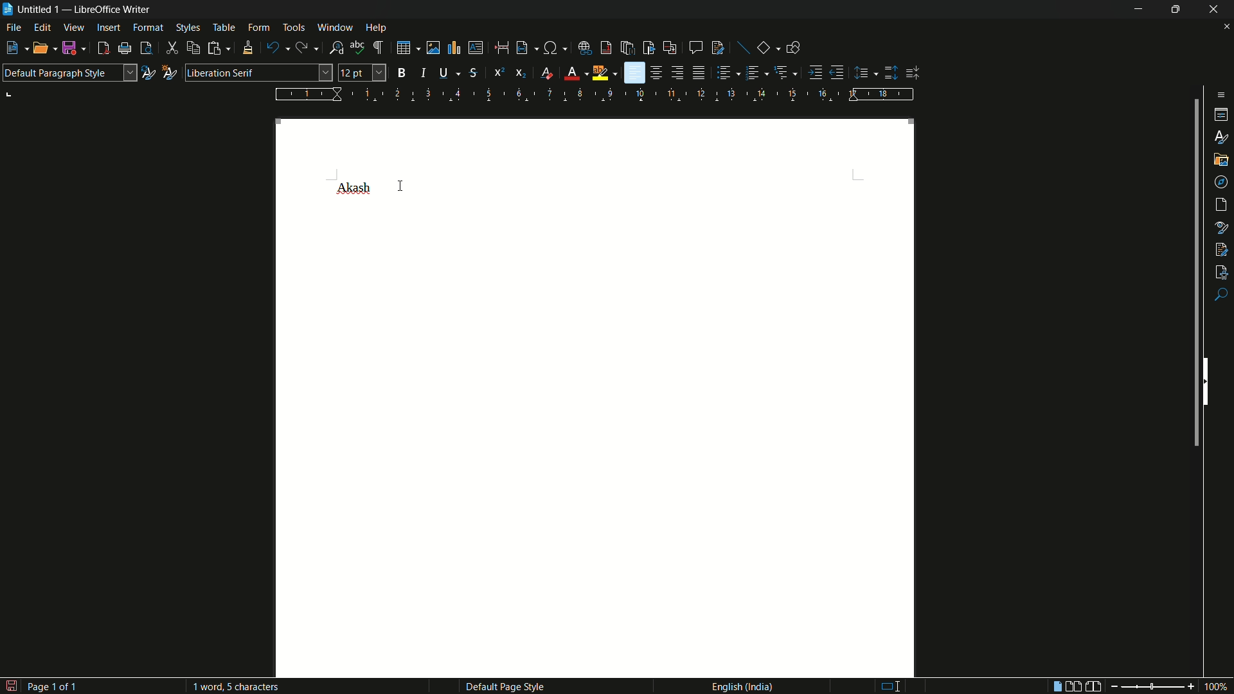  I want to click on font name, so click(258, 73).